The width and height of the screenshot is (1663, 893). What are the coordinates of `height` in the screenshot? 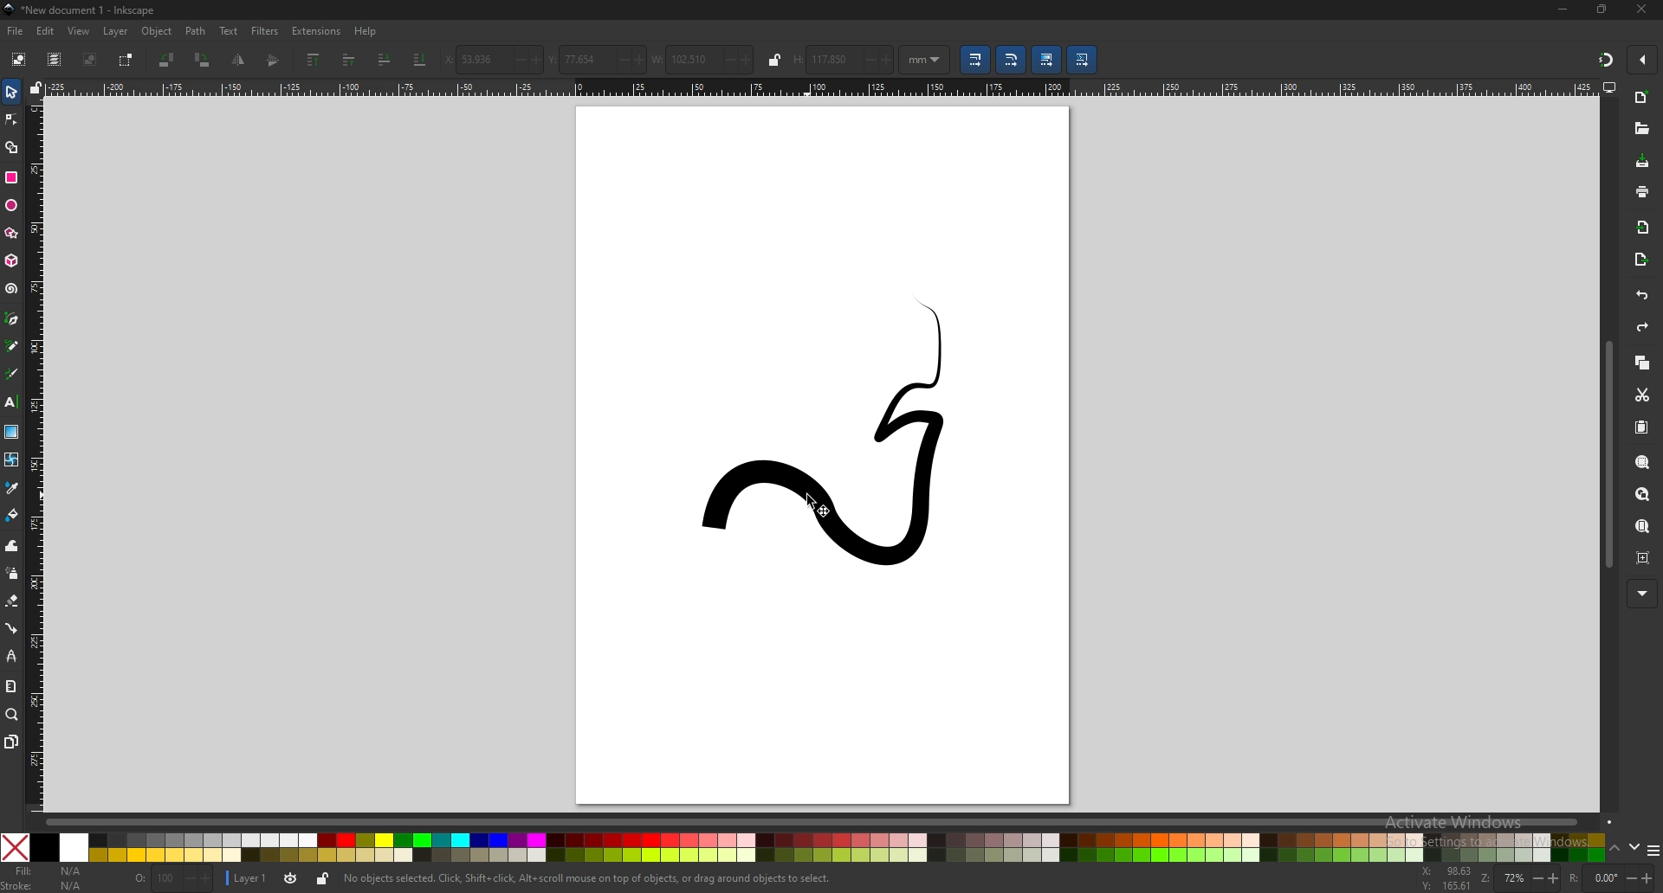 It's located at (844, 58).